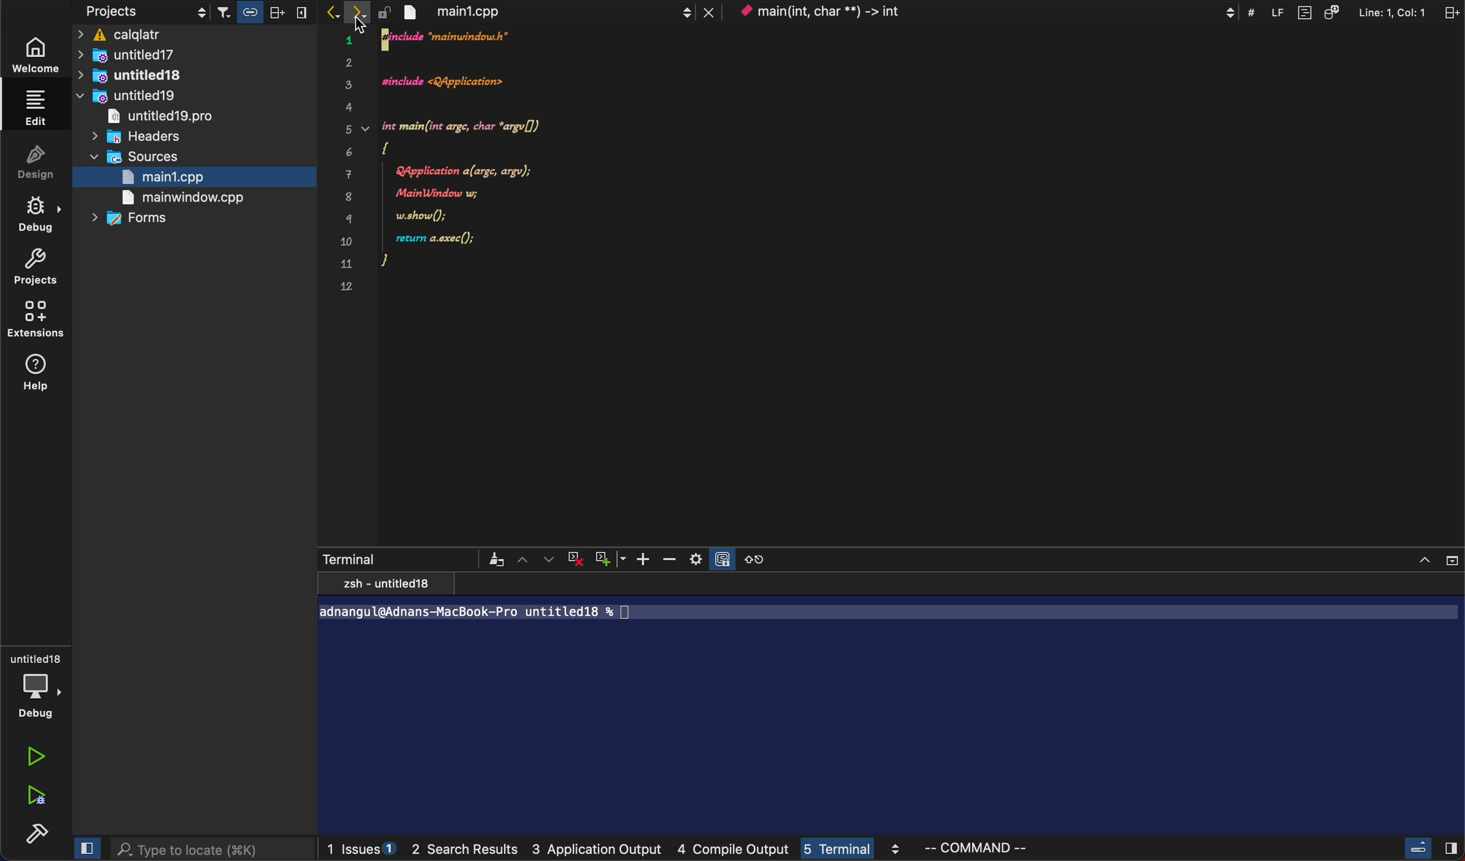  What do you see at coordinates (84, 845) in the screenshot?
I see `close slide bar` at bounding box center [84, 845].